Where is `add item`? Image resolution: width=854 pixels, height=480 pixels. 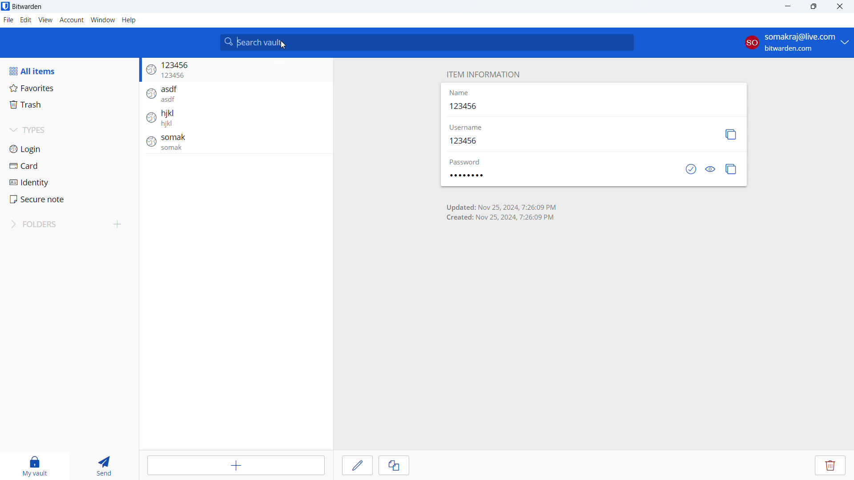
add item is located at coordinates (236, 466).